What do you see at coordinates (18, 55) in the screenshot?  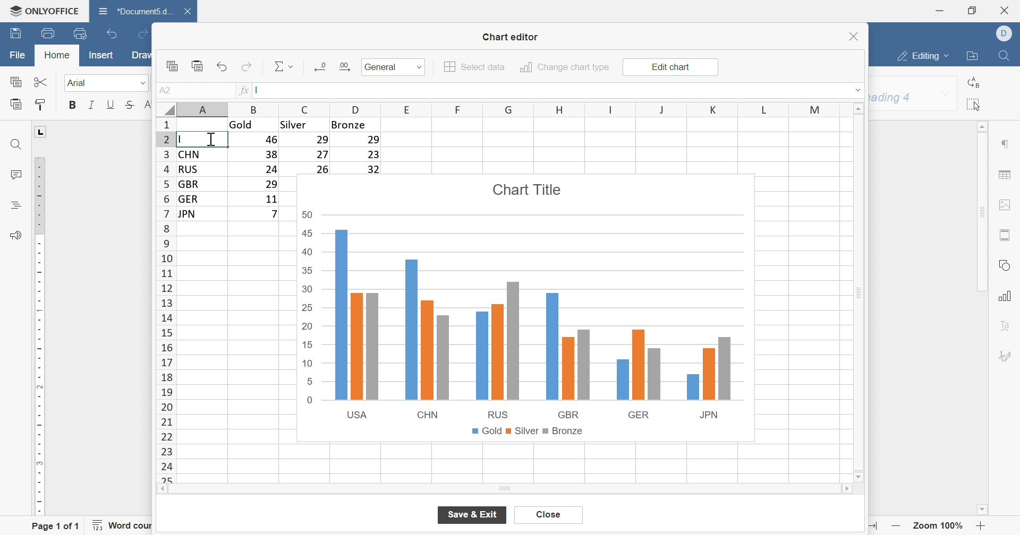 I see `file` at bounding box center [18, 55].